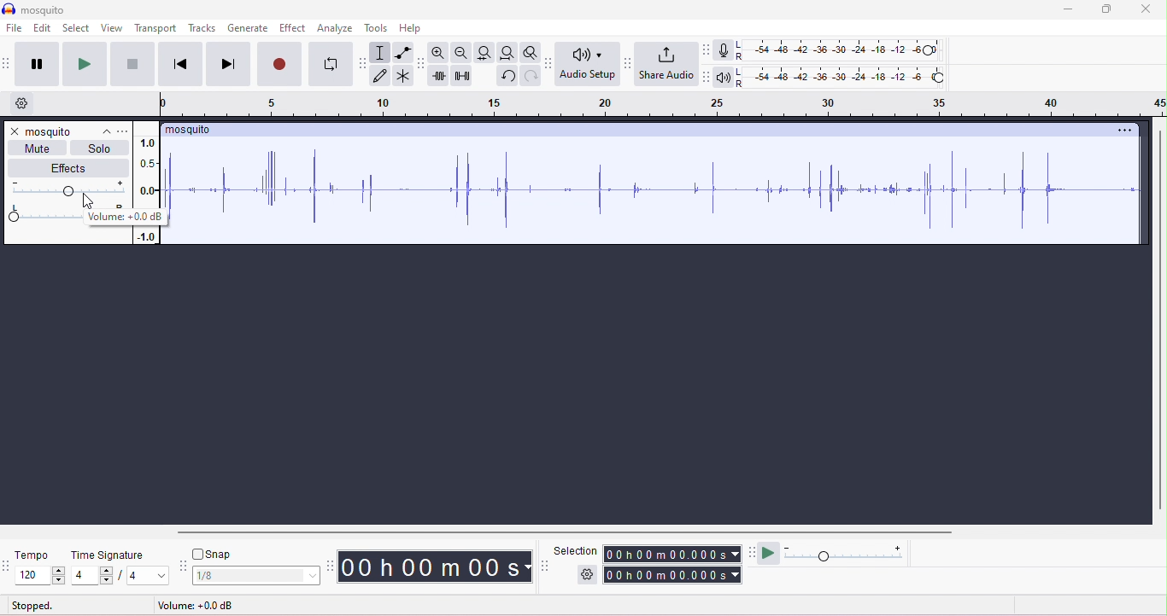  Describe the element at coordinates (130, 64) in the screenshot. I see `stop` at that location.